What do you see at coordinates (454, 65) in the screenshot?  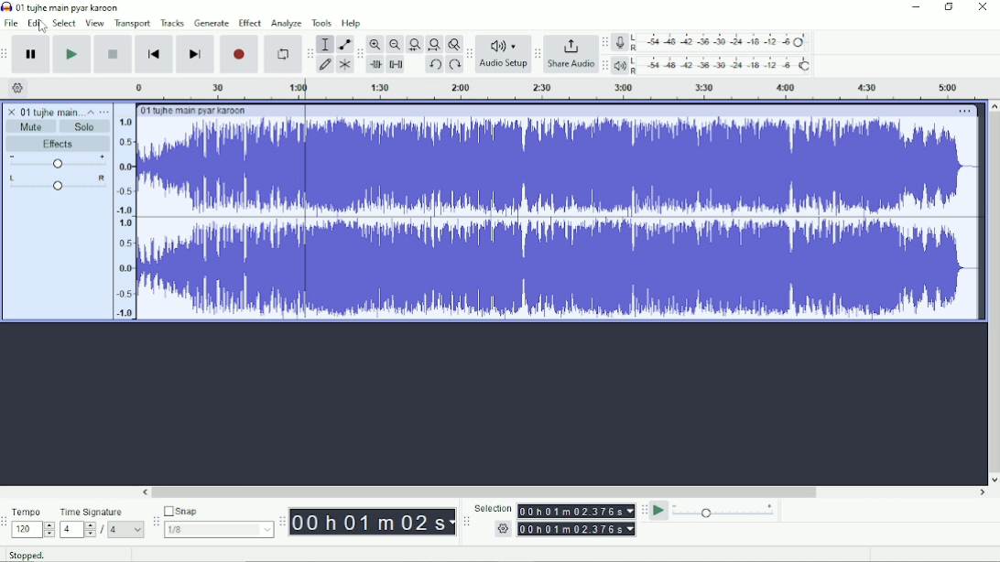 I see `Redo` at bounding box center [454, 65].